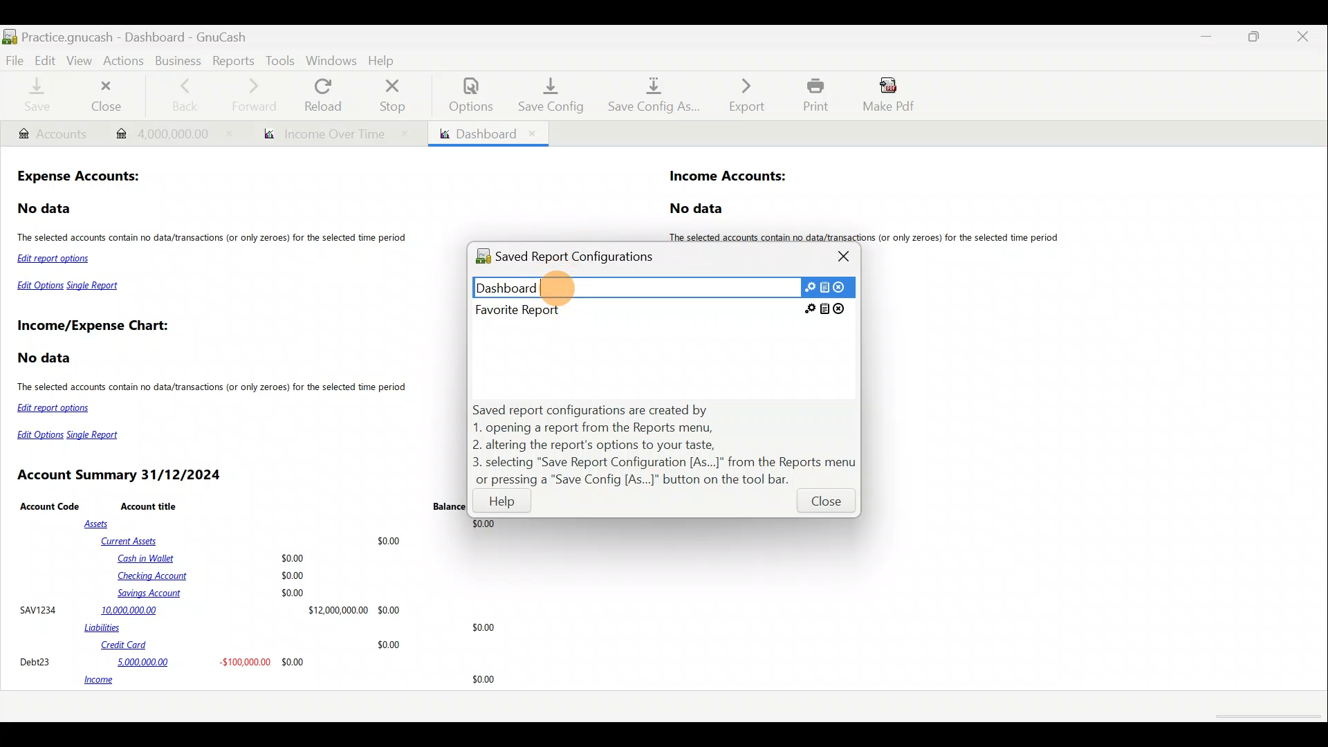  Describe the element at coordinates (184, 93) in the screenshot. I see `Back` at that location.